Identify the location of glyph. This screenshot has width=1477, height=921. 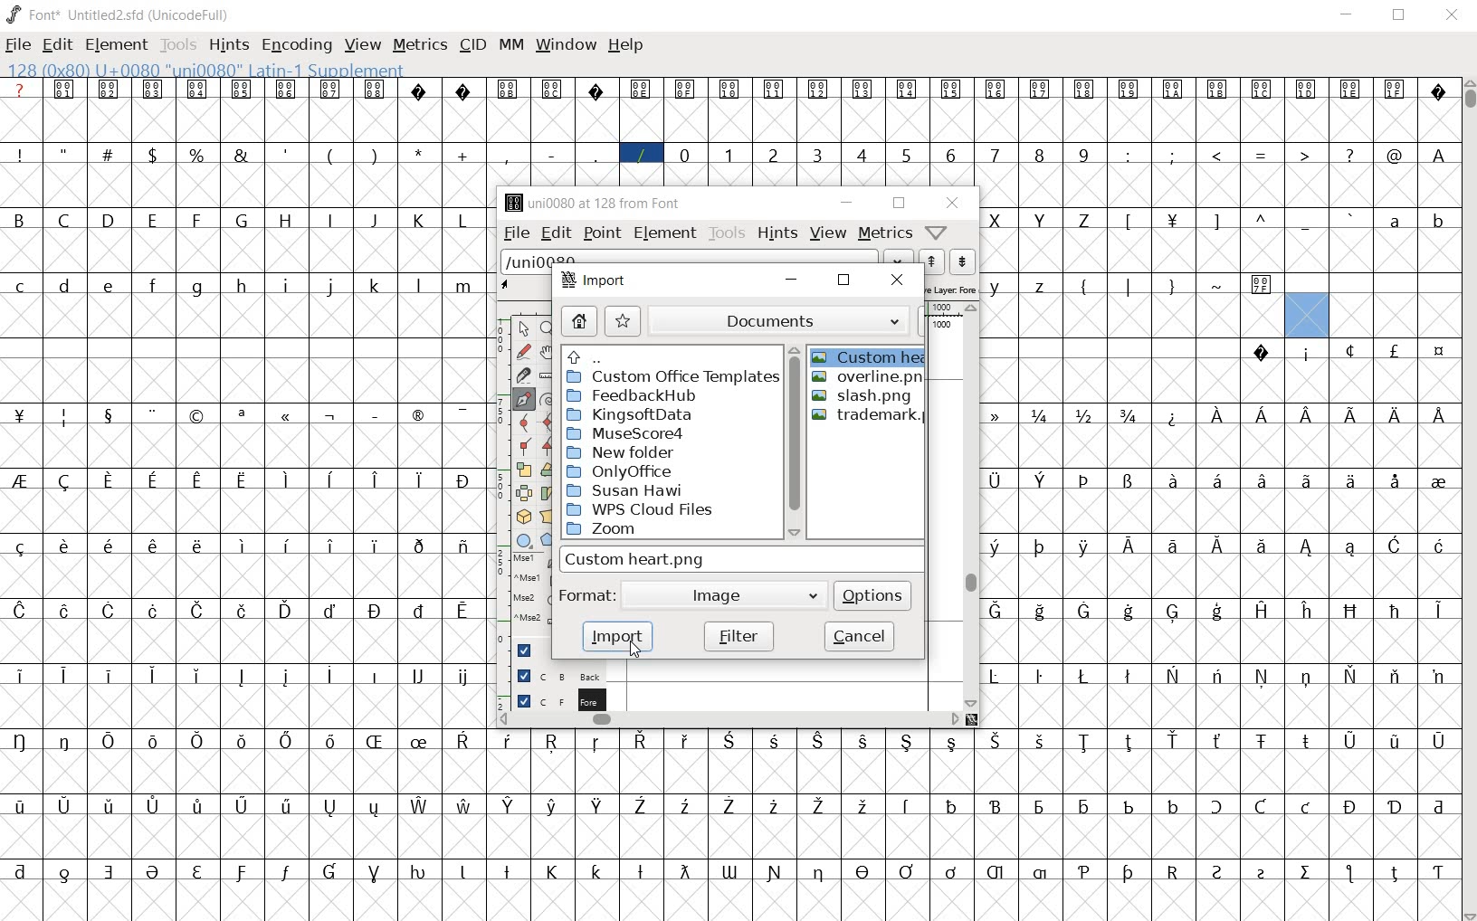
(1173, 546).